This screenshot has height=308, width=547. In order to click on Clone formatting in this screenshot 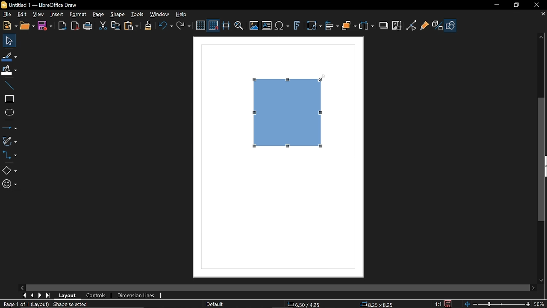, I will do `click(148, 26)`.